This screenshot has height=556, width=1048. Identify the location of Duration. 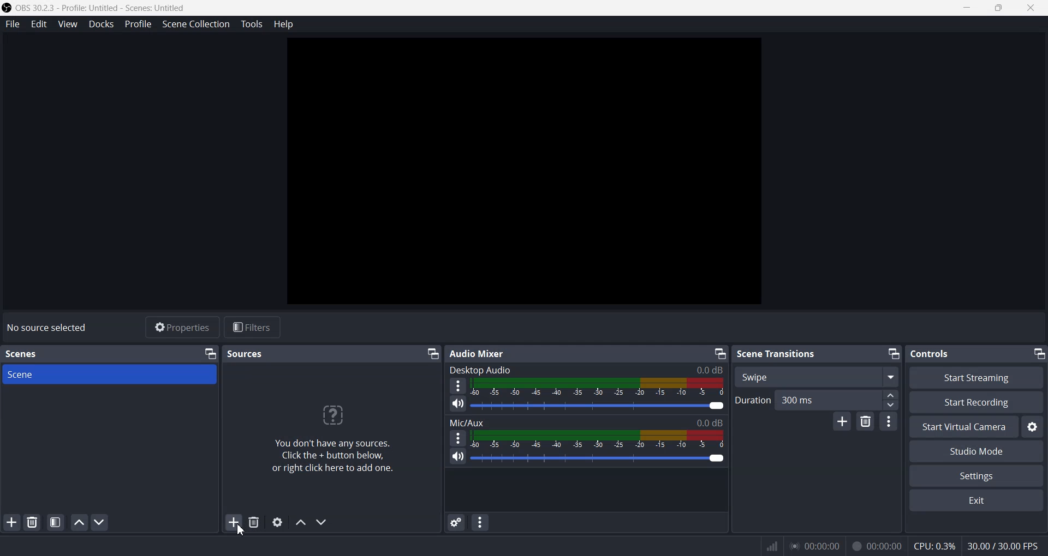
(753, 399).